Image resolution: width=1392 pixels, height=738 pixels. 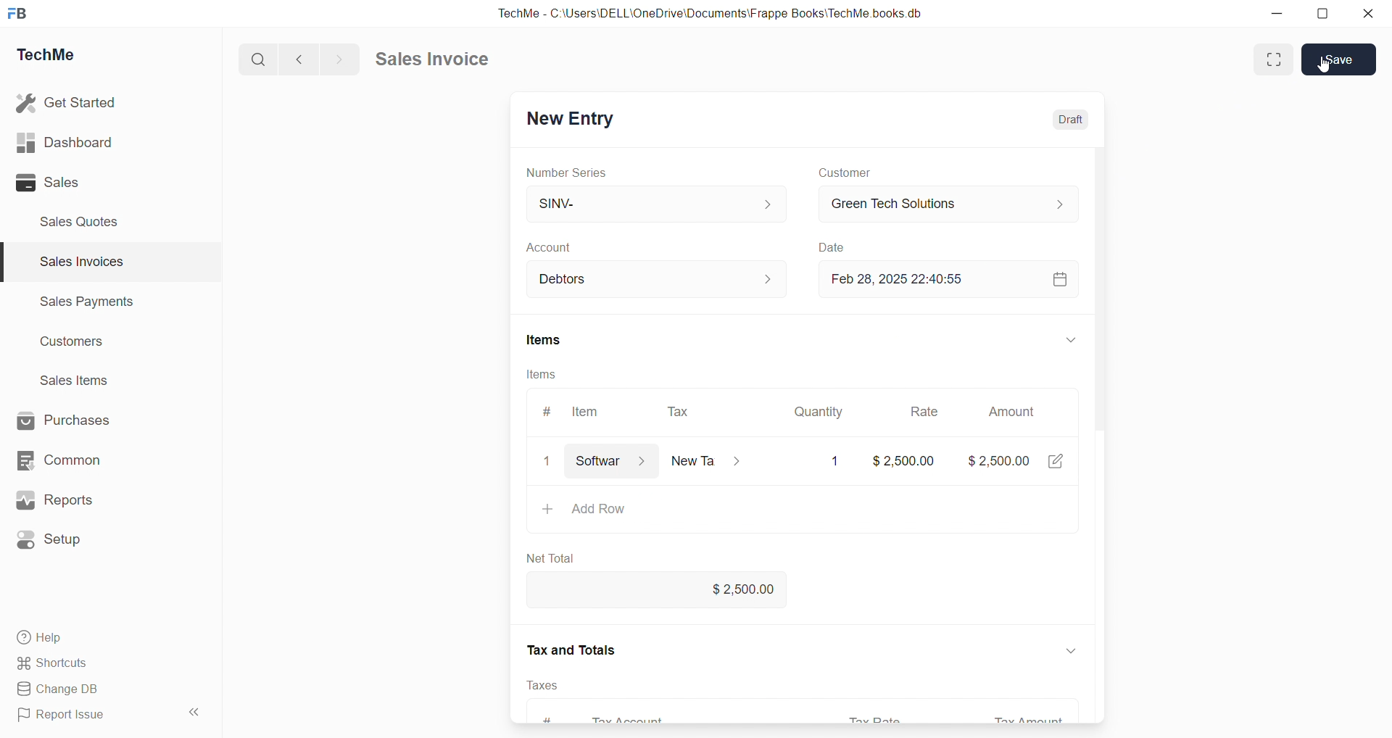 What do you see at coordinates (950, 204) in the screenshot?
I see `Green Tech Solutions` at bounding box center [950, 204].